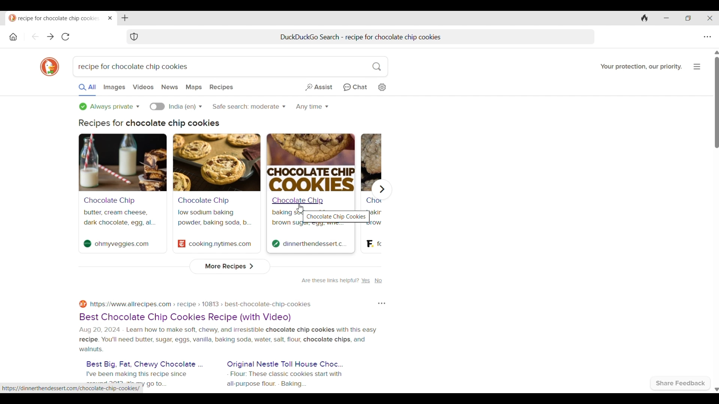 The image size is (719, 404). What do you see at coordinates (716, 52) in the screenshot?
I see `Quick slide to top` at bounding box center [716, 52].